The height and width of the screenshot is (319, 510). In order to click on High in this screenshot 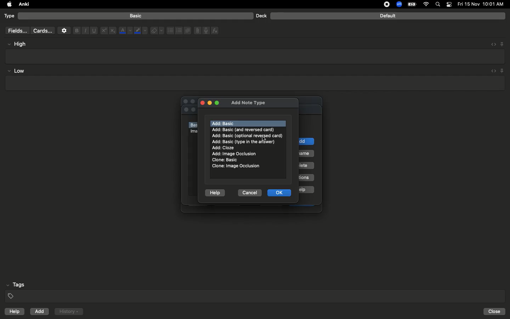, I will do `click(20, 44)`.